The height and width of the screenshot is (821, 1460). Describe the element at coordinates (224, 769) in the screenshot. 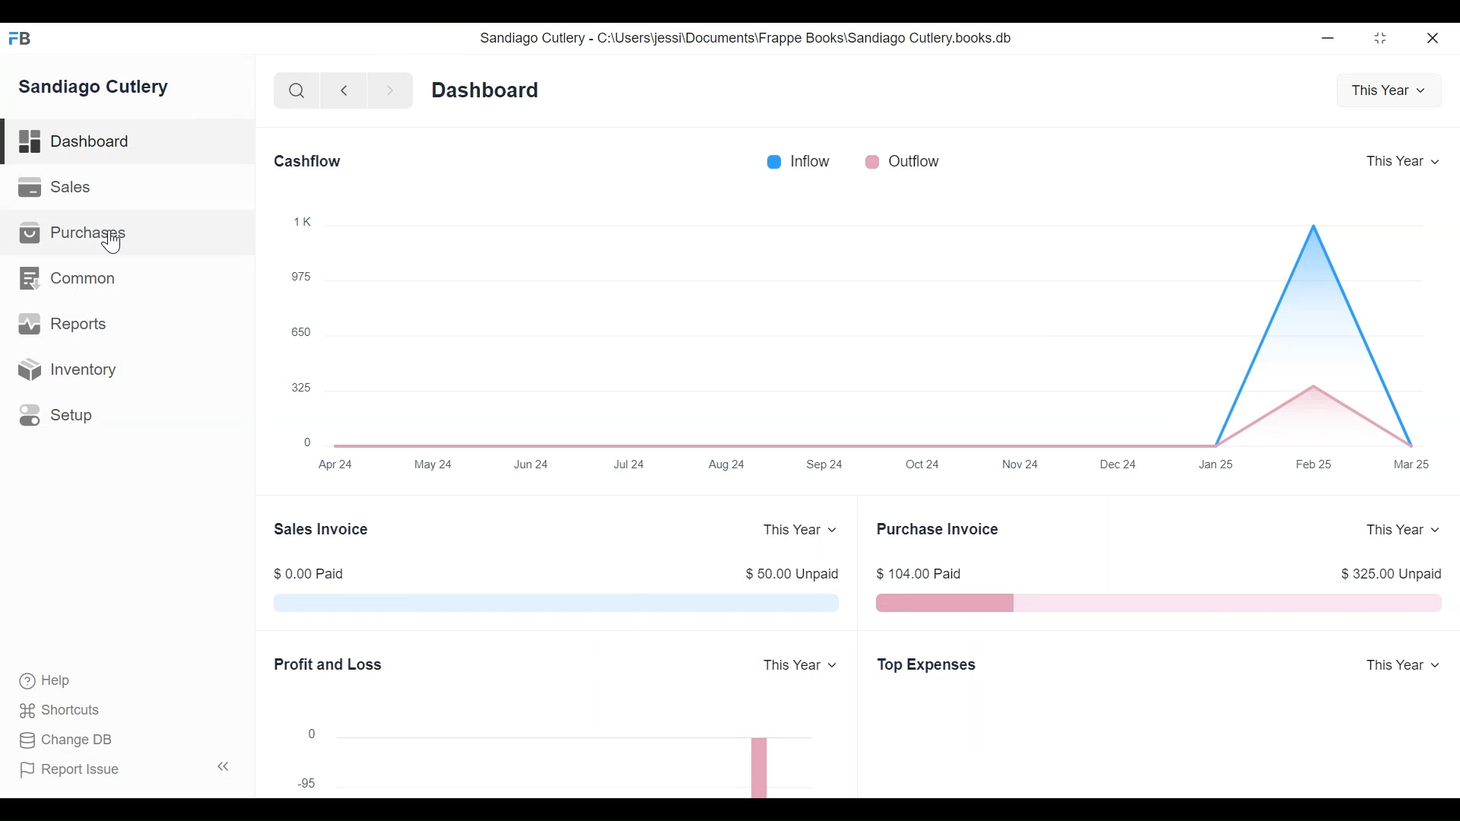

I see `expand` at that location.